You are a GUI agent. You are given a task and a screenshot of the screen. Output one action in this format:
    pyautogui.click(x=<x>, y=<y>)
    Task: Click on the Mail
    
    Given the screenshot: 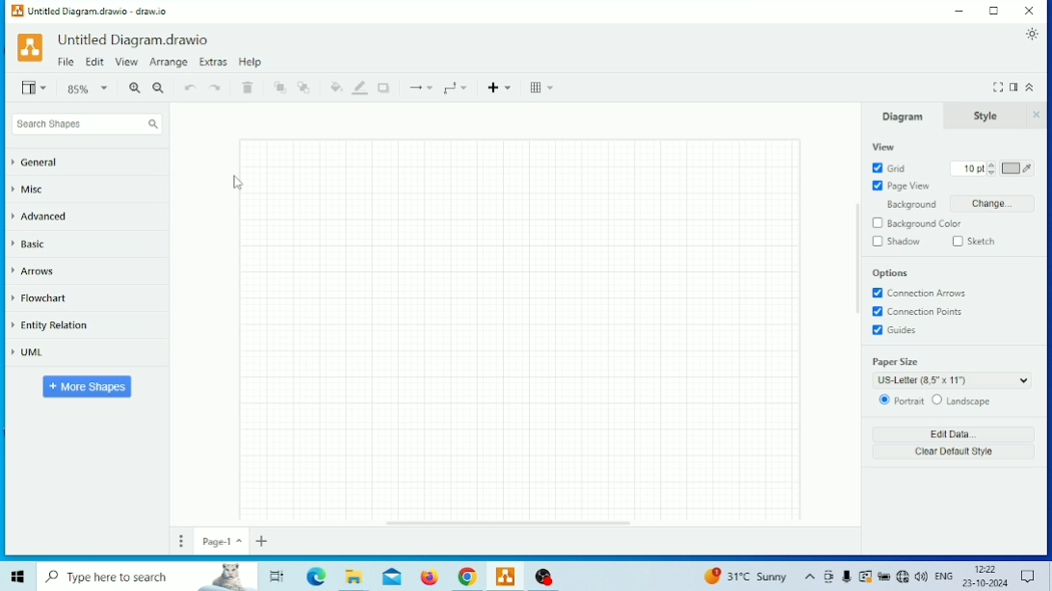 What is the action you would take?
    pyautogui.click(x=392, y=577)
    